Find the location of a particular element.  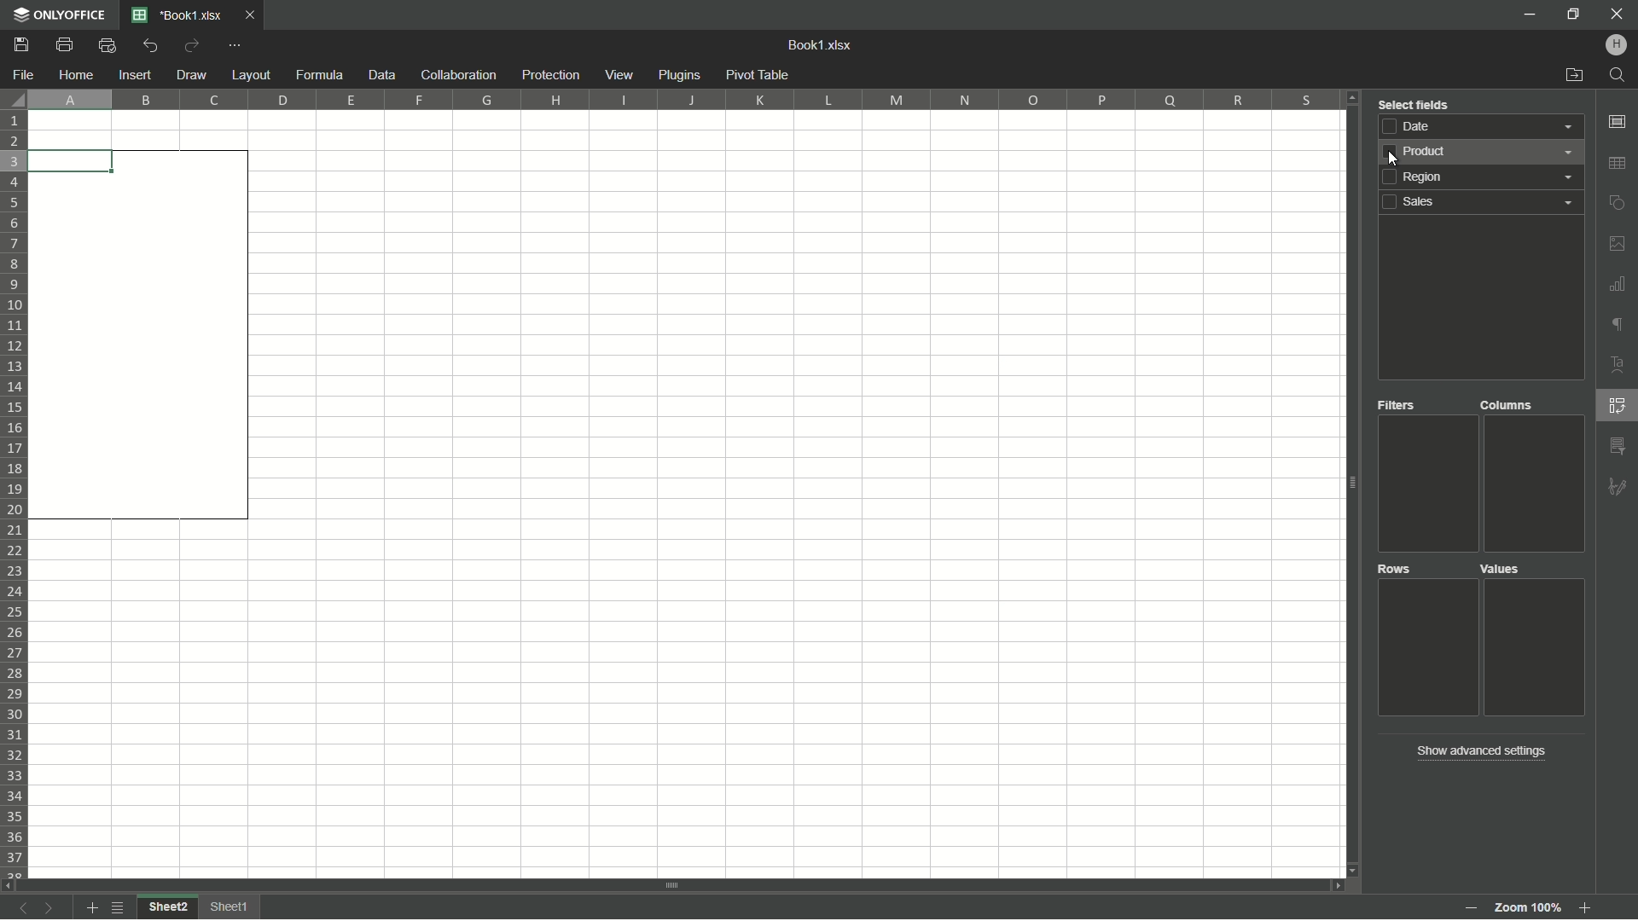

Home is located at coordinates (78, 73).